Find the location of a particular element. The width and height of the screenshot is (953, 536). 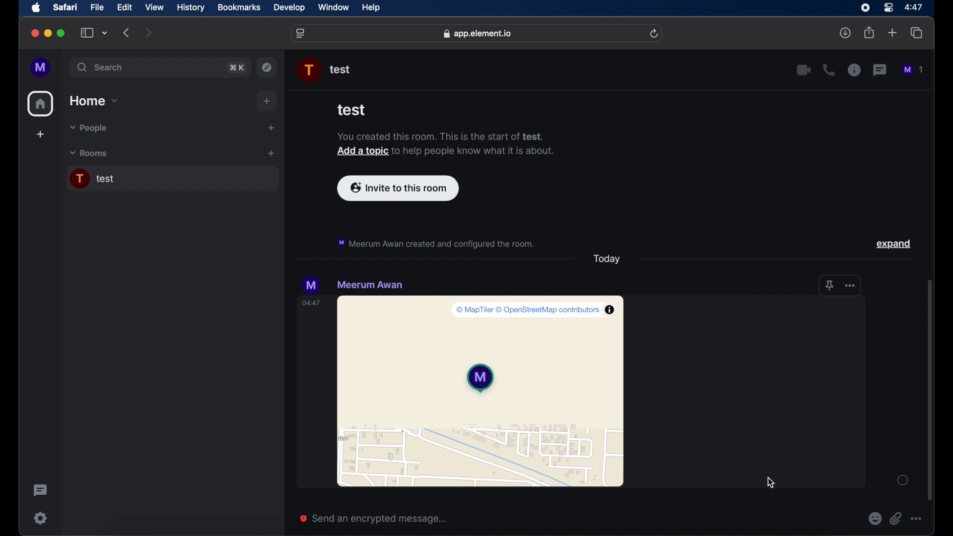

chat properties is located at coordinates (854, 70).